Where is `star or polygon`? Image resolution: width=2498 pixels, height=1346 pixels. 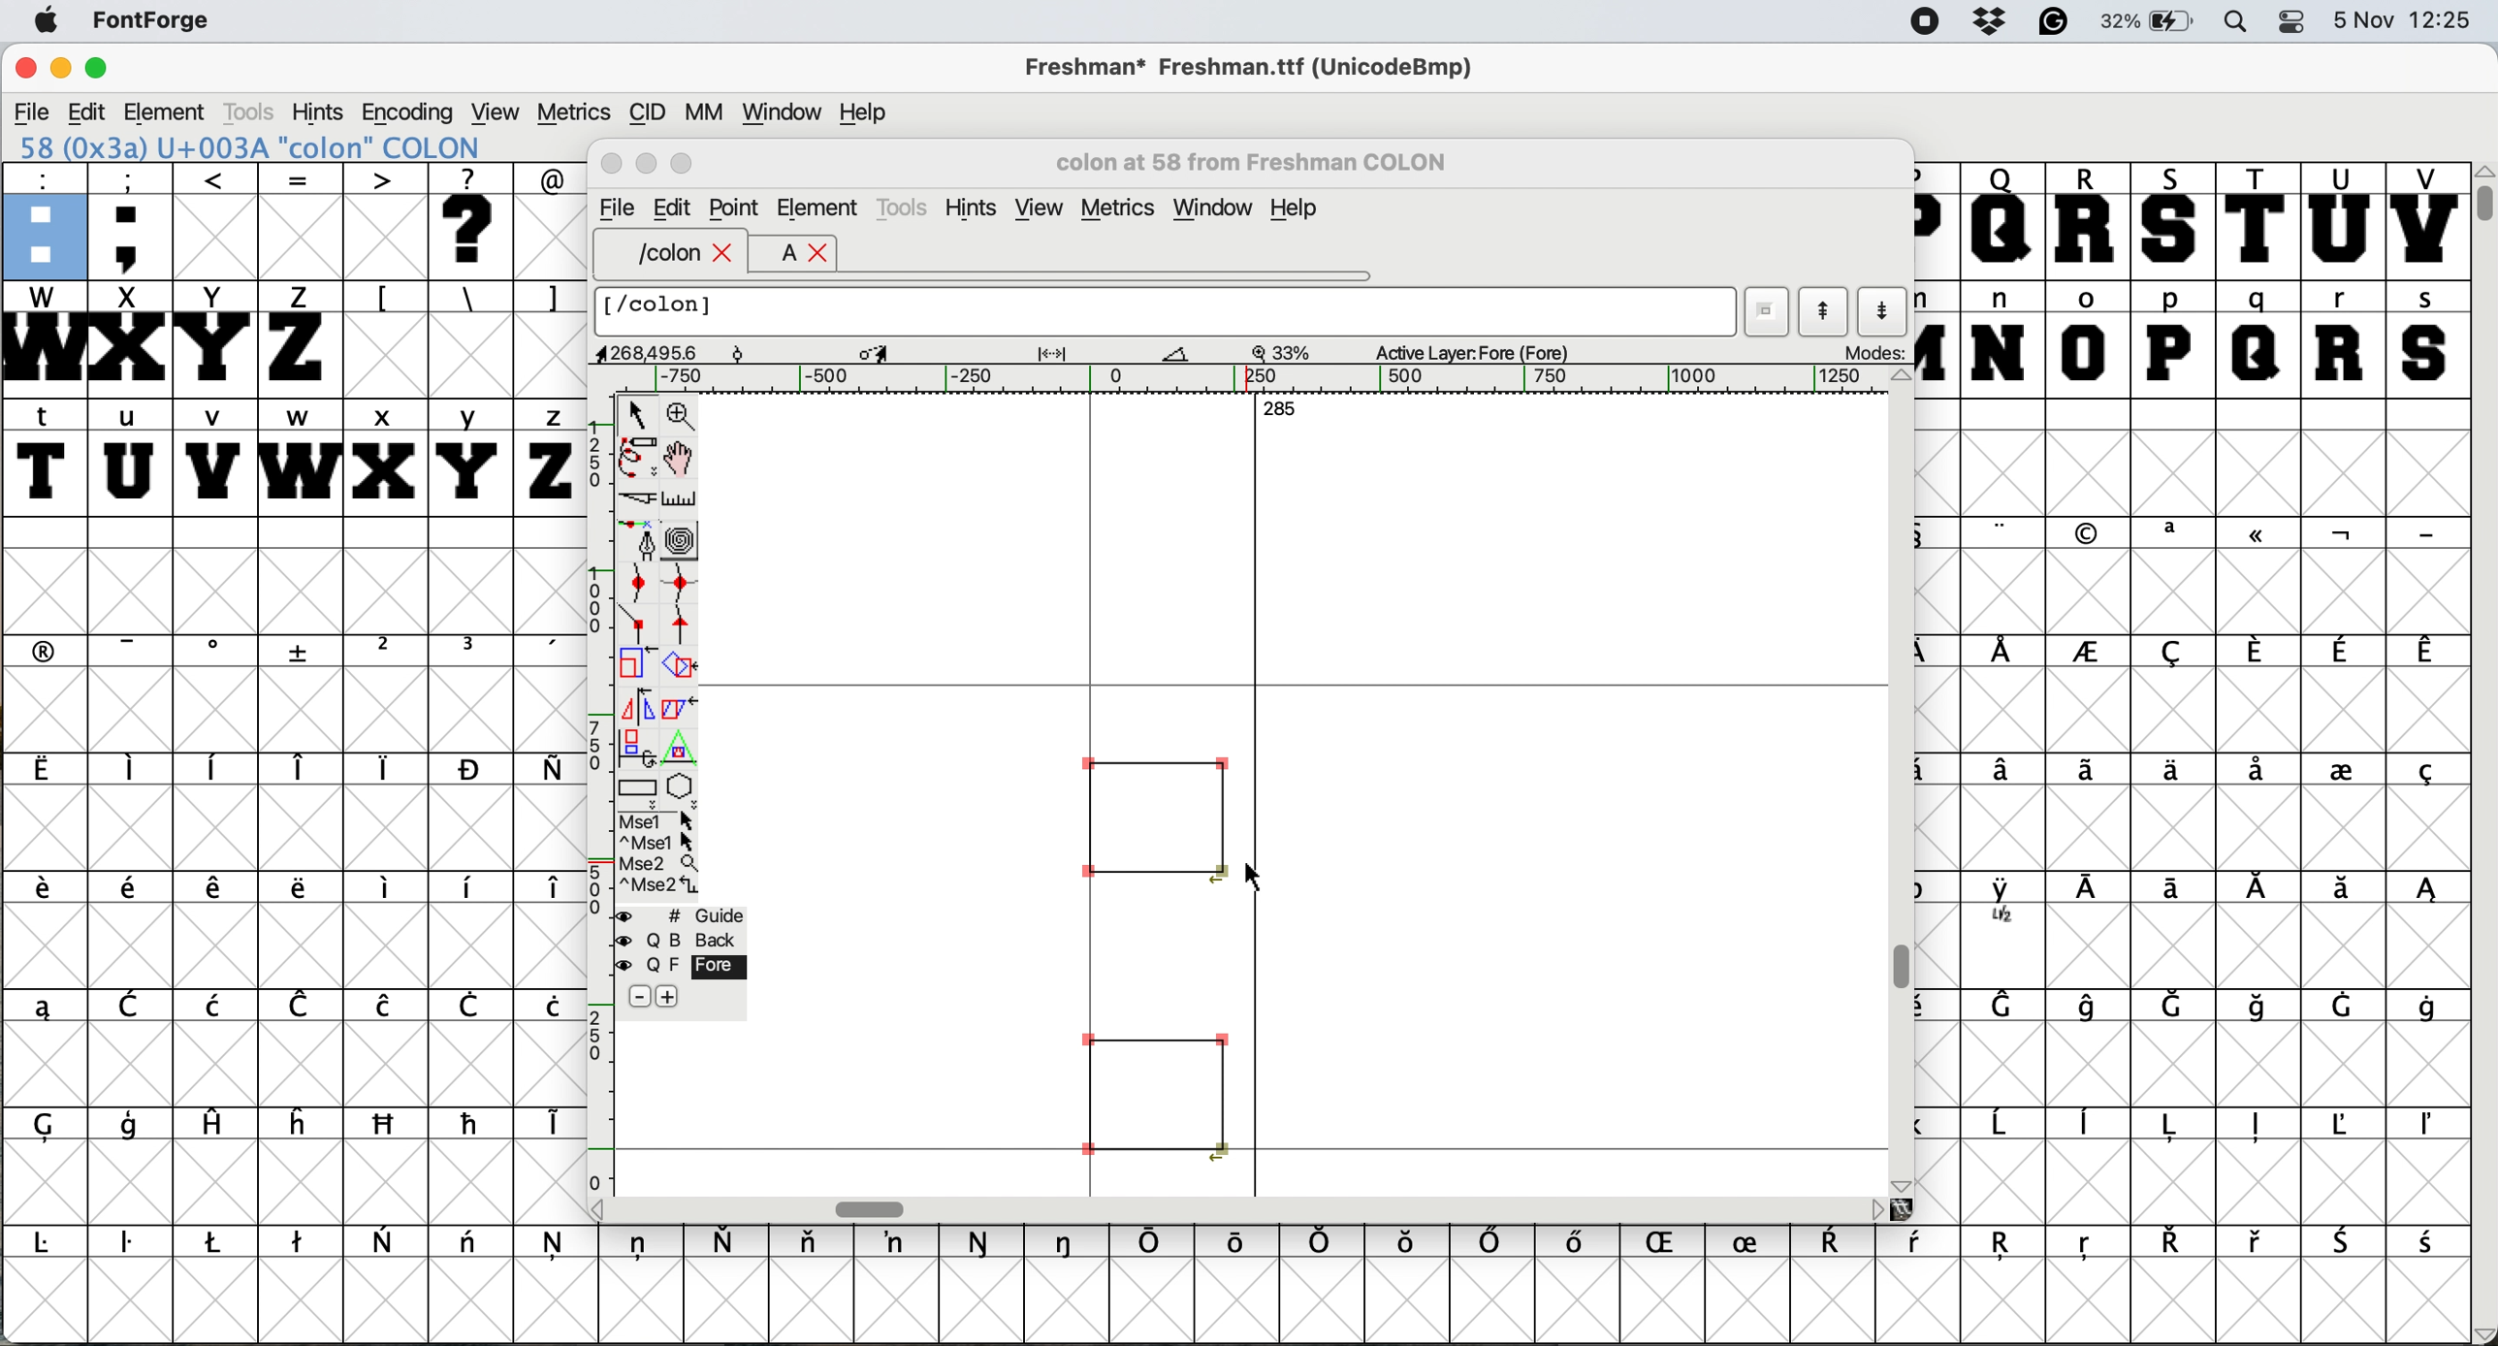 star or polygon is located at coordinates (686, 783).